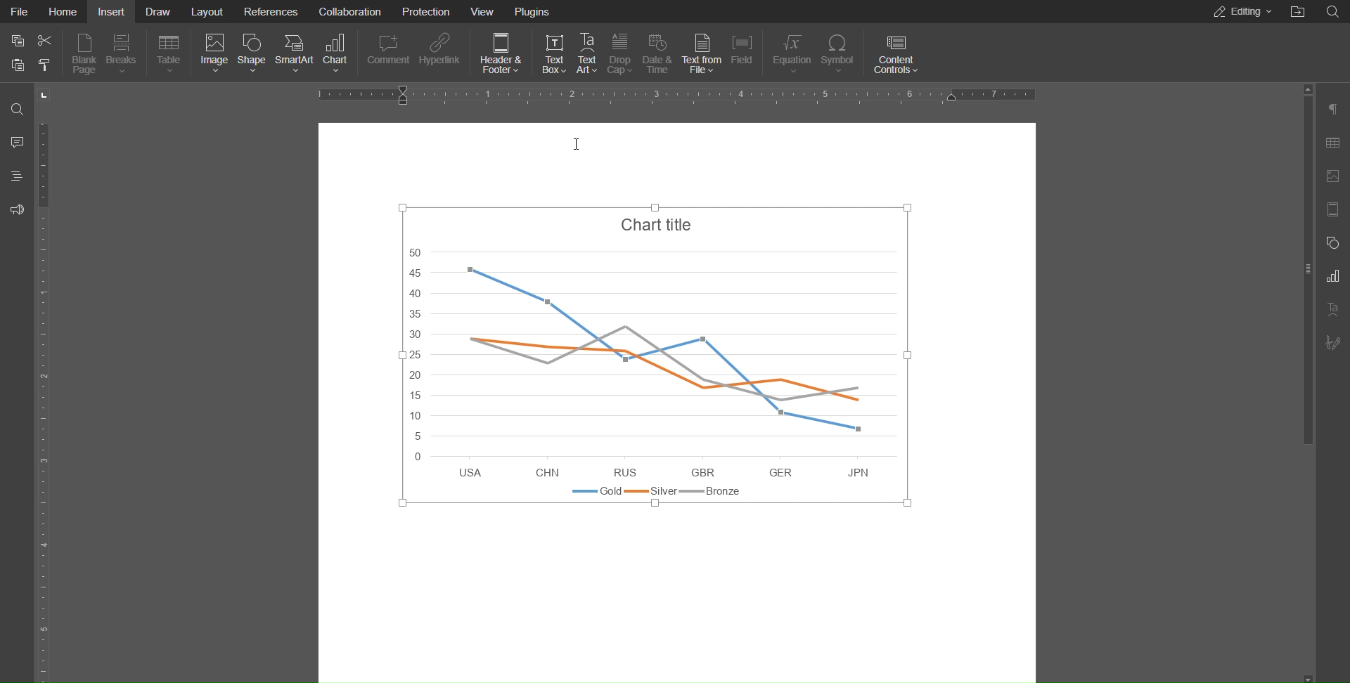  Describe the element at coordinates (678, 93) in the screenshot. I see `Horizontal Ruler` at that location.